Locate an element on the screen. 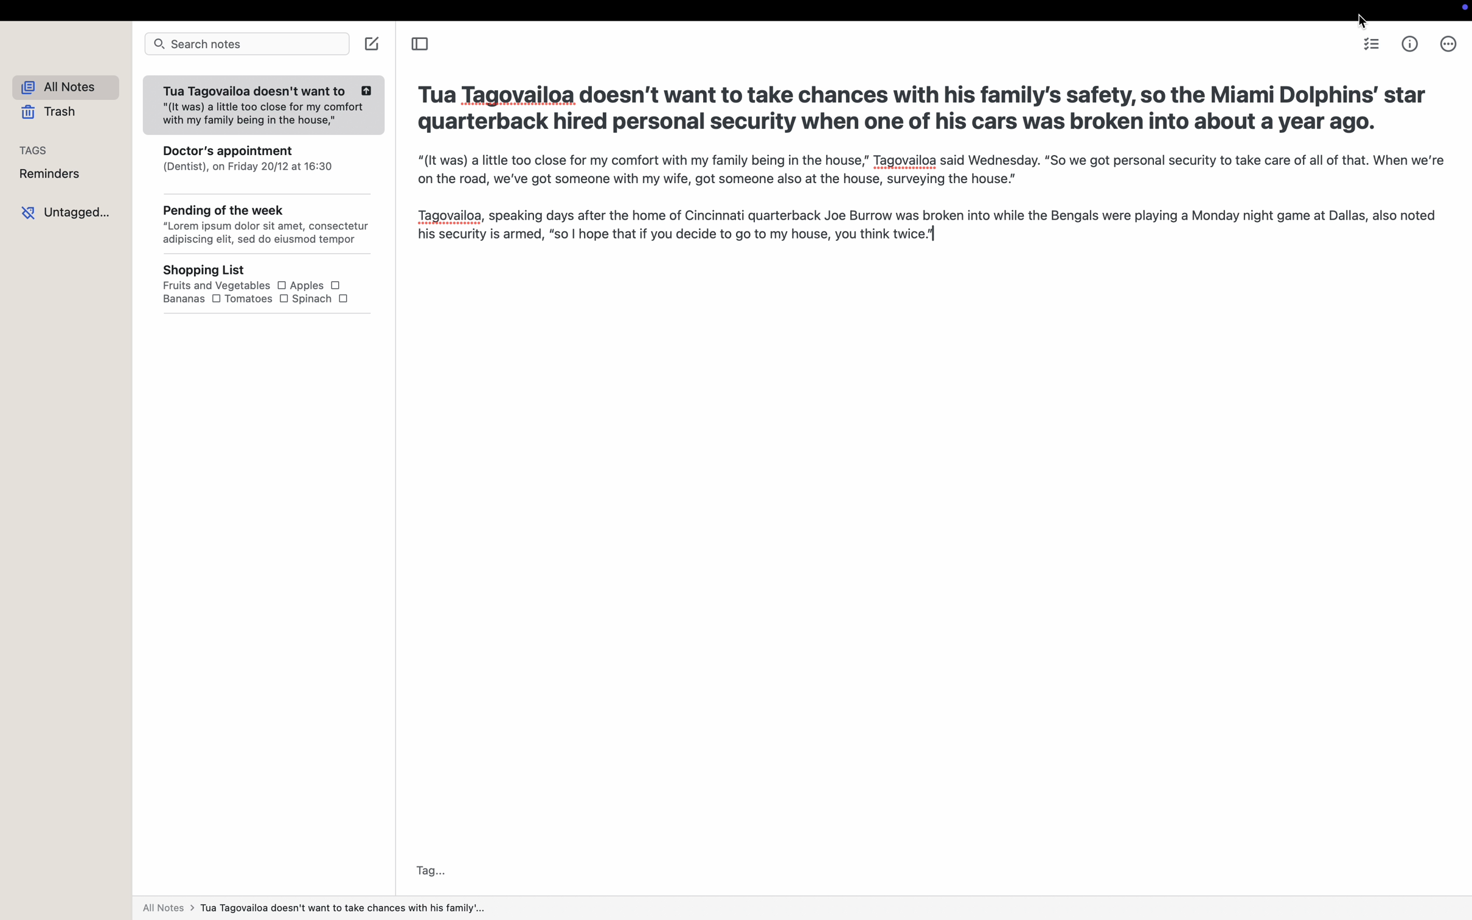 This screenshot has width=1472, height=920. create note is located at coordinates (374, 43).